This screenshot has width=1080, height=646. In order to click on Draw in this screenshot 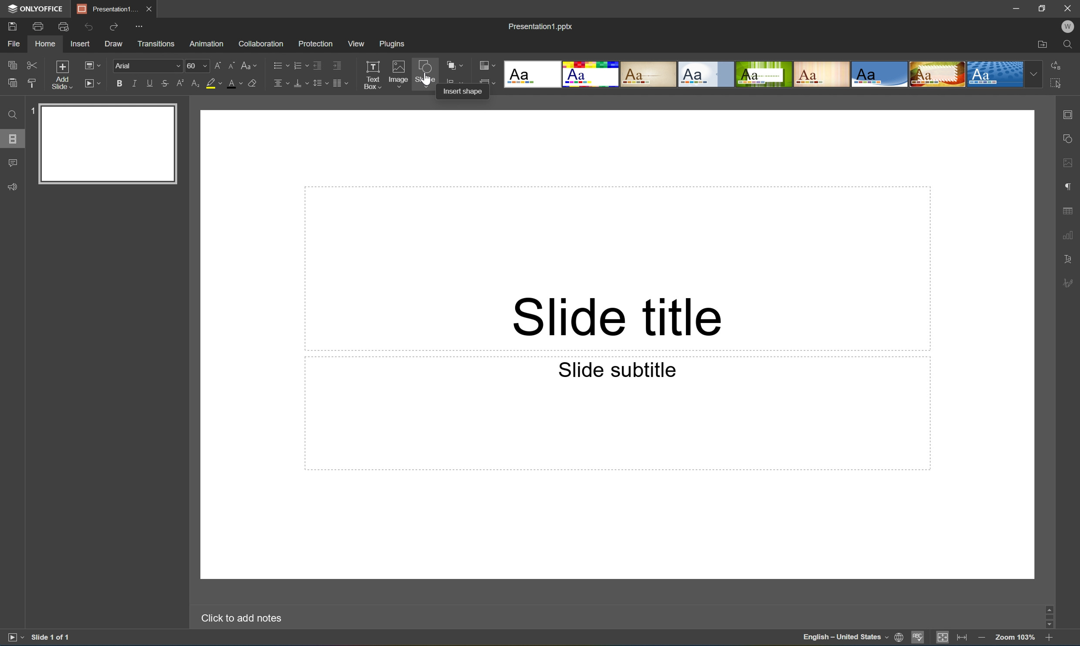, I will do `click(115, 44)`.